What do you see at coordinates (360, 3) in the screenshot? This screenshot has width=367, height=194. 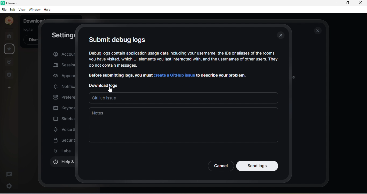 I see `close` at bounding box center [360, 3].